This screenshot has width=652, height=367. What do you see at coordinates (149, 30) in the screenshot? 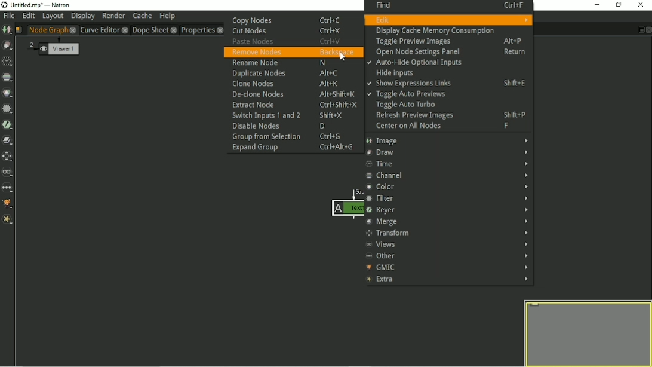
I see `Dope Sheet` at bounding box center [149, 30].